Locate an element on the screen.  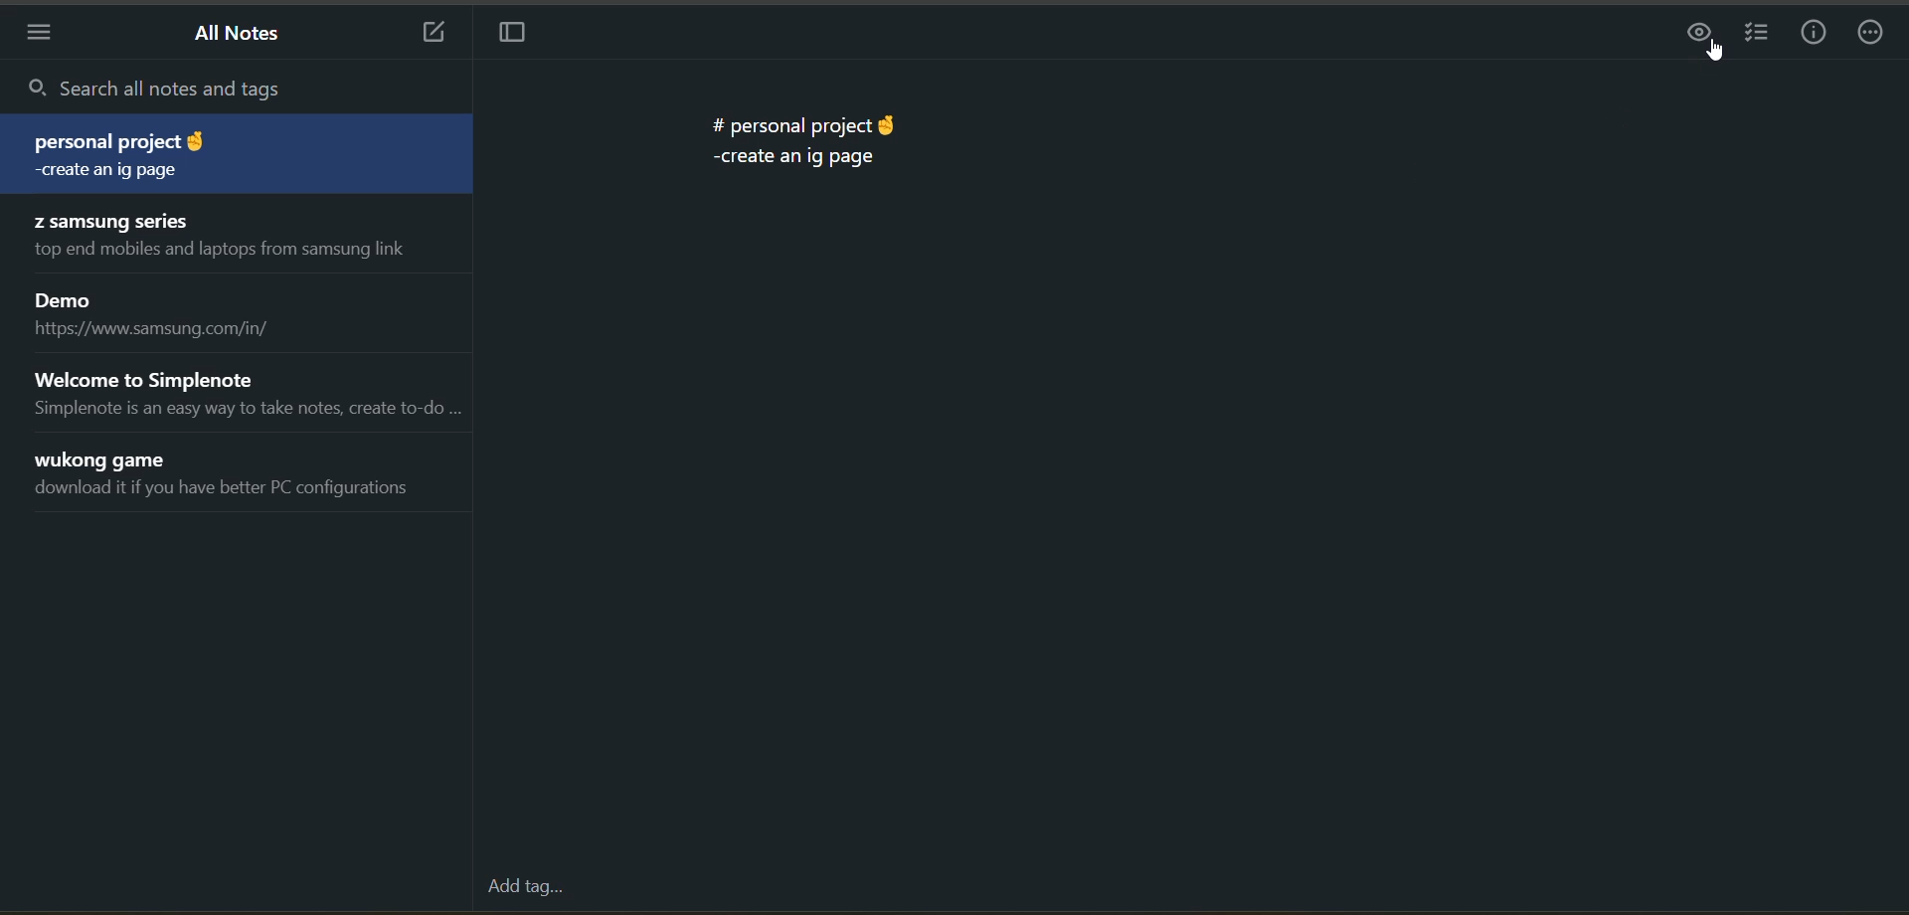
menu is located at coordinates (36, 35).